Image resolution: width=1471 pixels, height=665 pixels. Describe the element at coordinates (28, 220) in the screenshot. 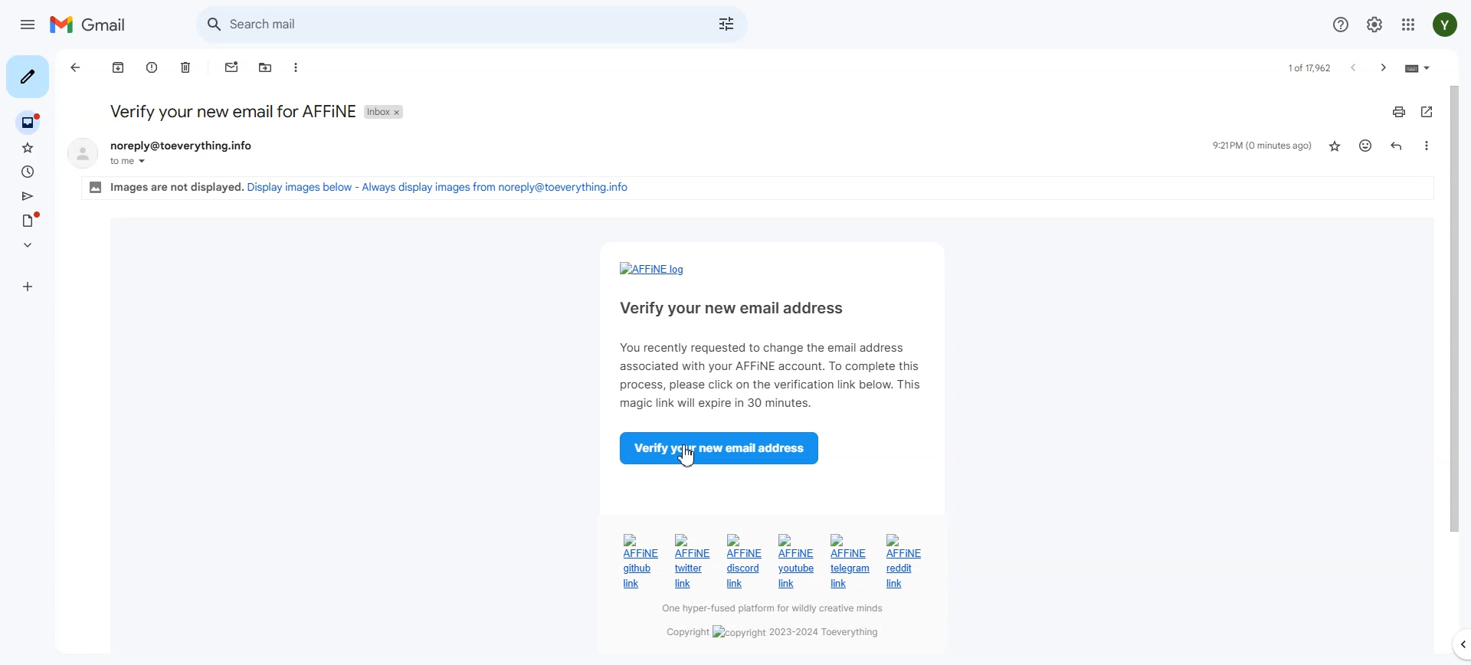

I see `Draft` at that location.